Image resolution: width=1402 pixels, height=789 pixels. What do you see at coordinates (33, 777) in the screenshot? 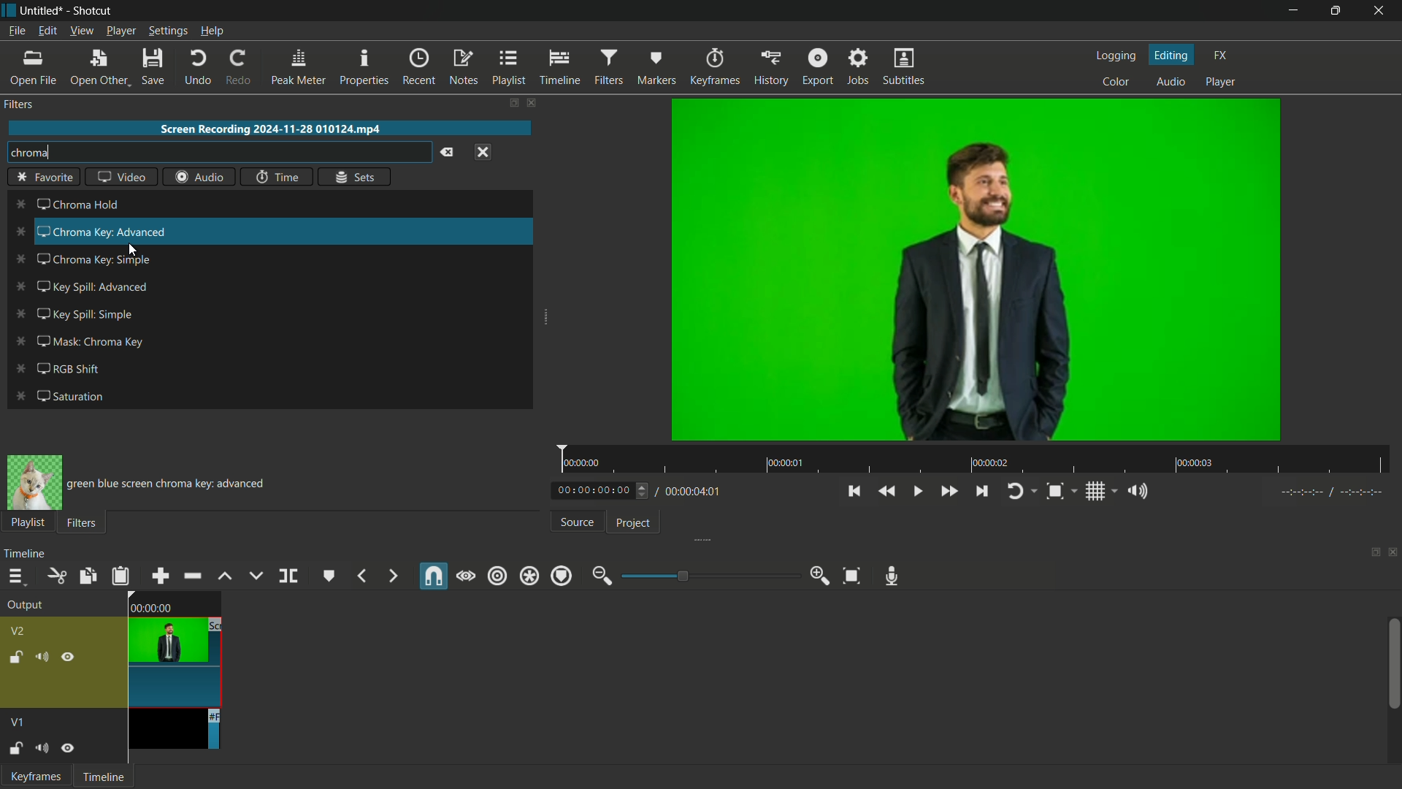
I see `keyframe` at bounding box center [33, 777].